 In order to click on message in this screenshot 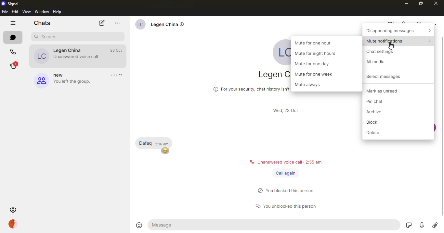, I will do `click(145, 143)`.